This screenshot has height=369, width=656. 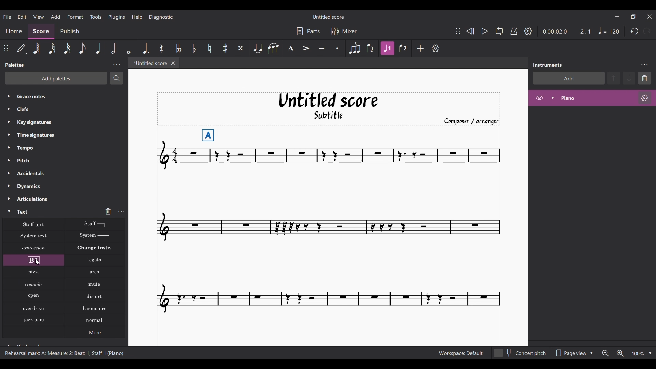 I want to click on Zoom options, so click(x=650, y=354).